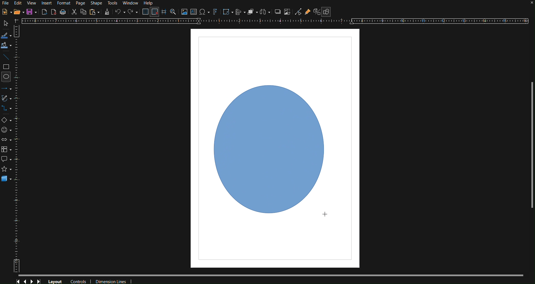 This screenshot has height=284, width=535. What do you see at coordinates (193, 12) in the screenshot?
I see `Insert Texbox` at bounding box center [193, 12].